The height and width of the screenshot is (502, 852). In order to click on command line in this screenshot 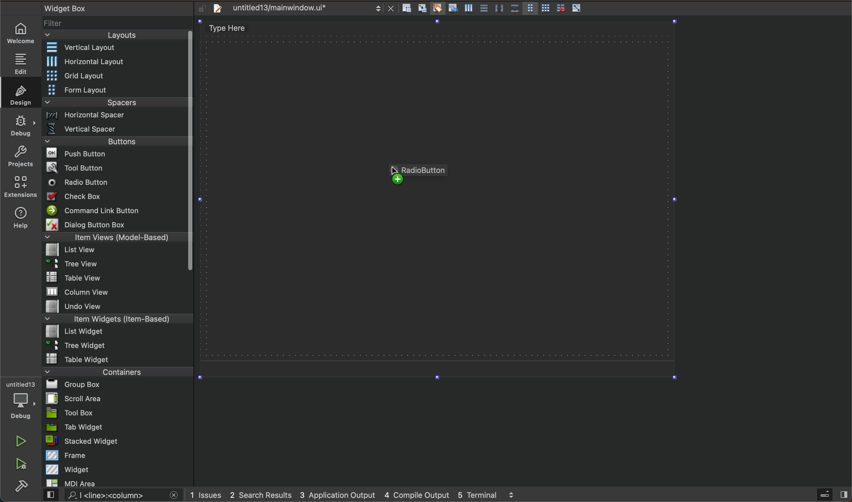, I will do `click(115, 211)`.